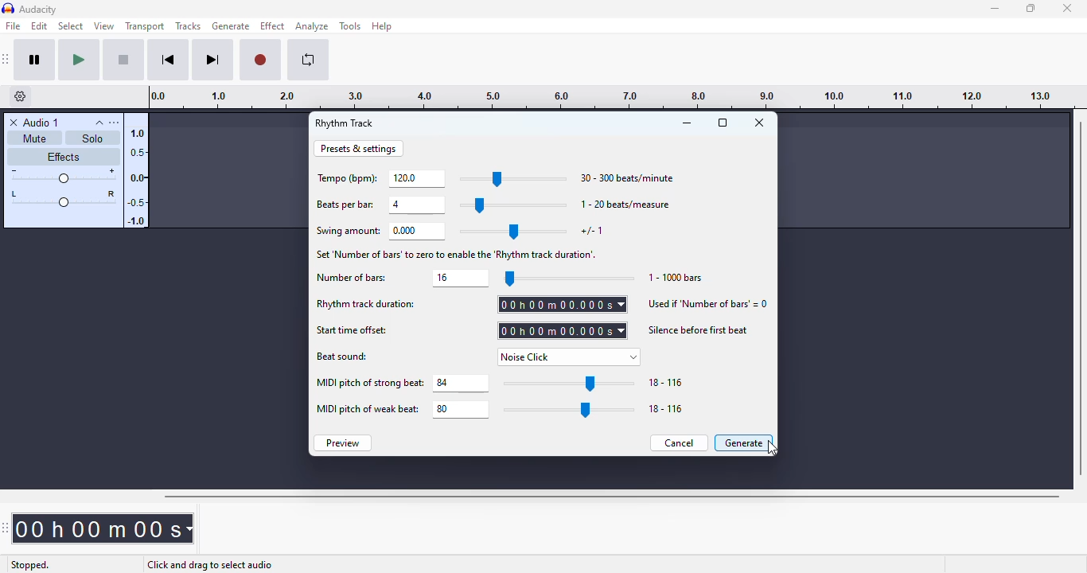 The height and width of the screenshot is (573, 1087). I want to click on tracks, so click(188, 25).